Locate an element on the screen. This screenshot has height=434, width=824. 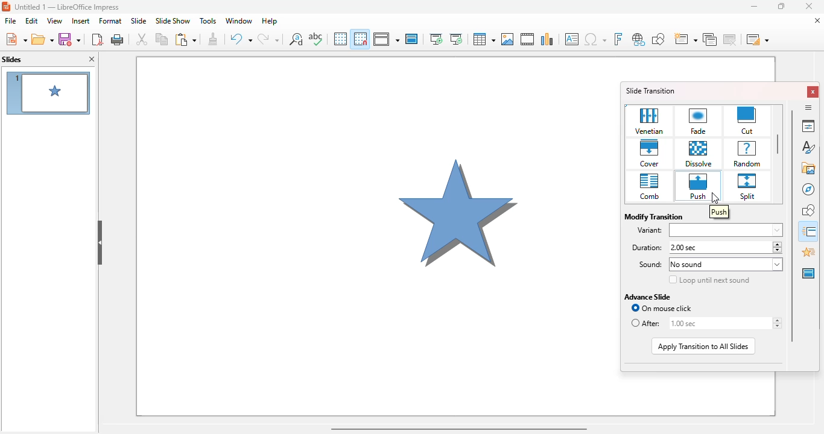
2.00 sec is located at coordinates (720, 248).